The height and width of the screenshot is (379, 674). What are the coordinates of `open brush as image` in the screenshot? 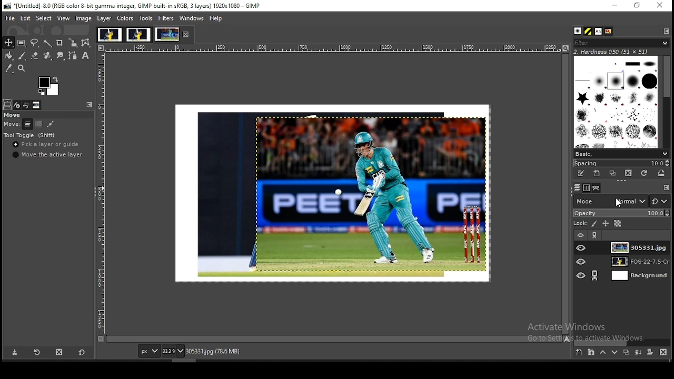 It's located at (661, 173).